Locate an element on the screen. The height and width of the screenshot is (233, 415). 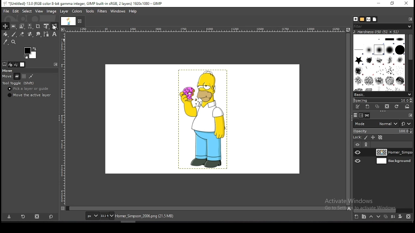
delete tool preset is located at coordinates (38, 217).